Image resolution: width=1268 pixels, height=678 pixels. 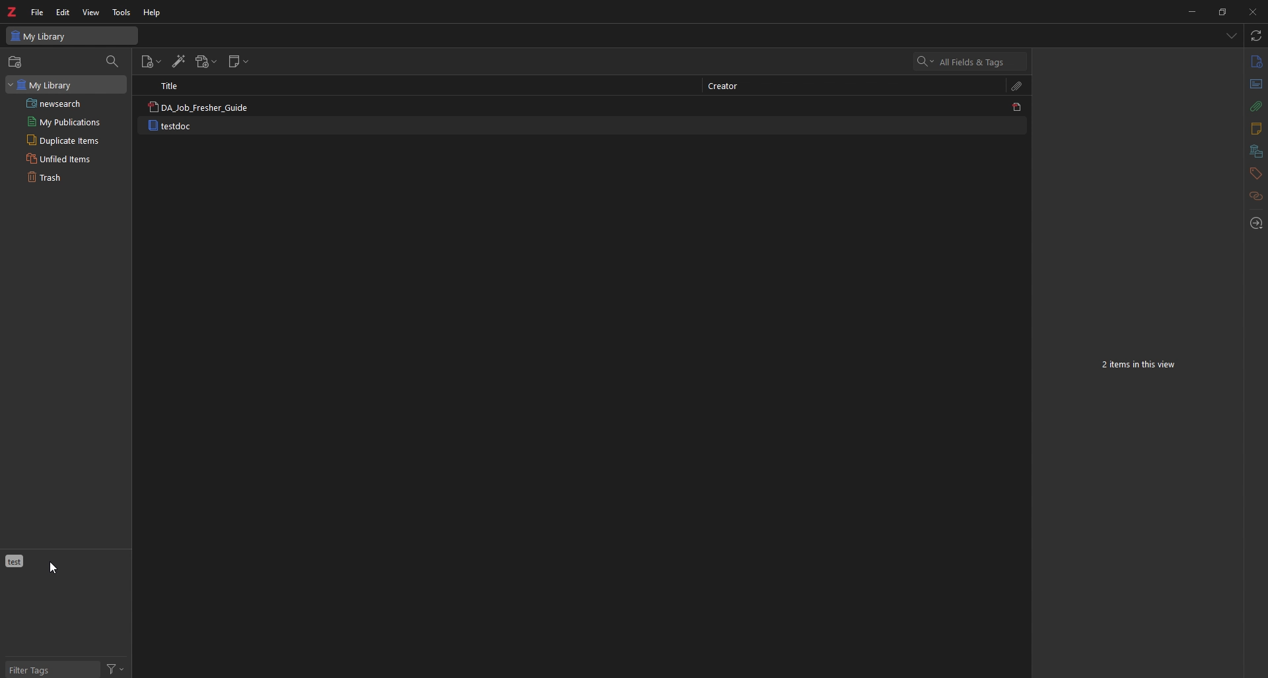 I want to click on add items by identifier, so click(x=178, y=62).